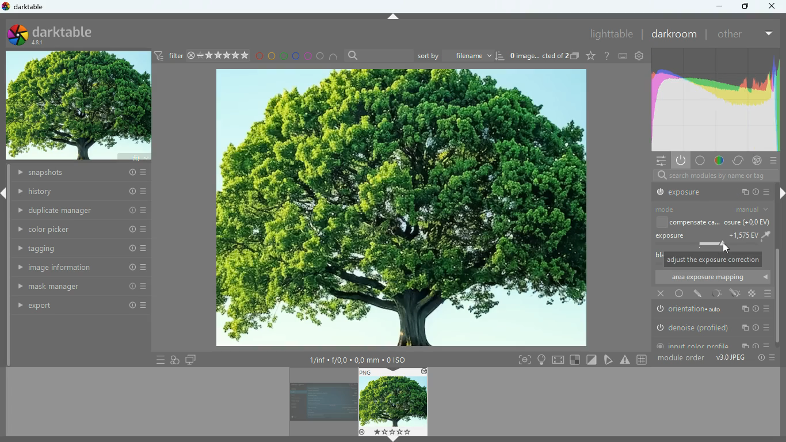  Describe the element at coordinates (753, 294) in the screenshot. I see `color` at that location.